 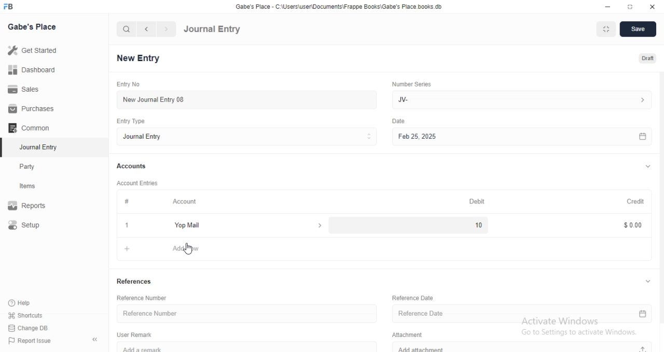 What do you see at coordinates (32, 27) in the screenshot?
I see `Gabe's Place` at bounding box center [32, 27].